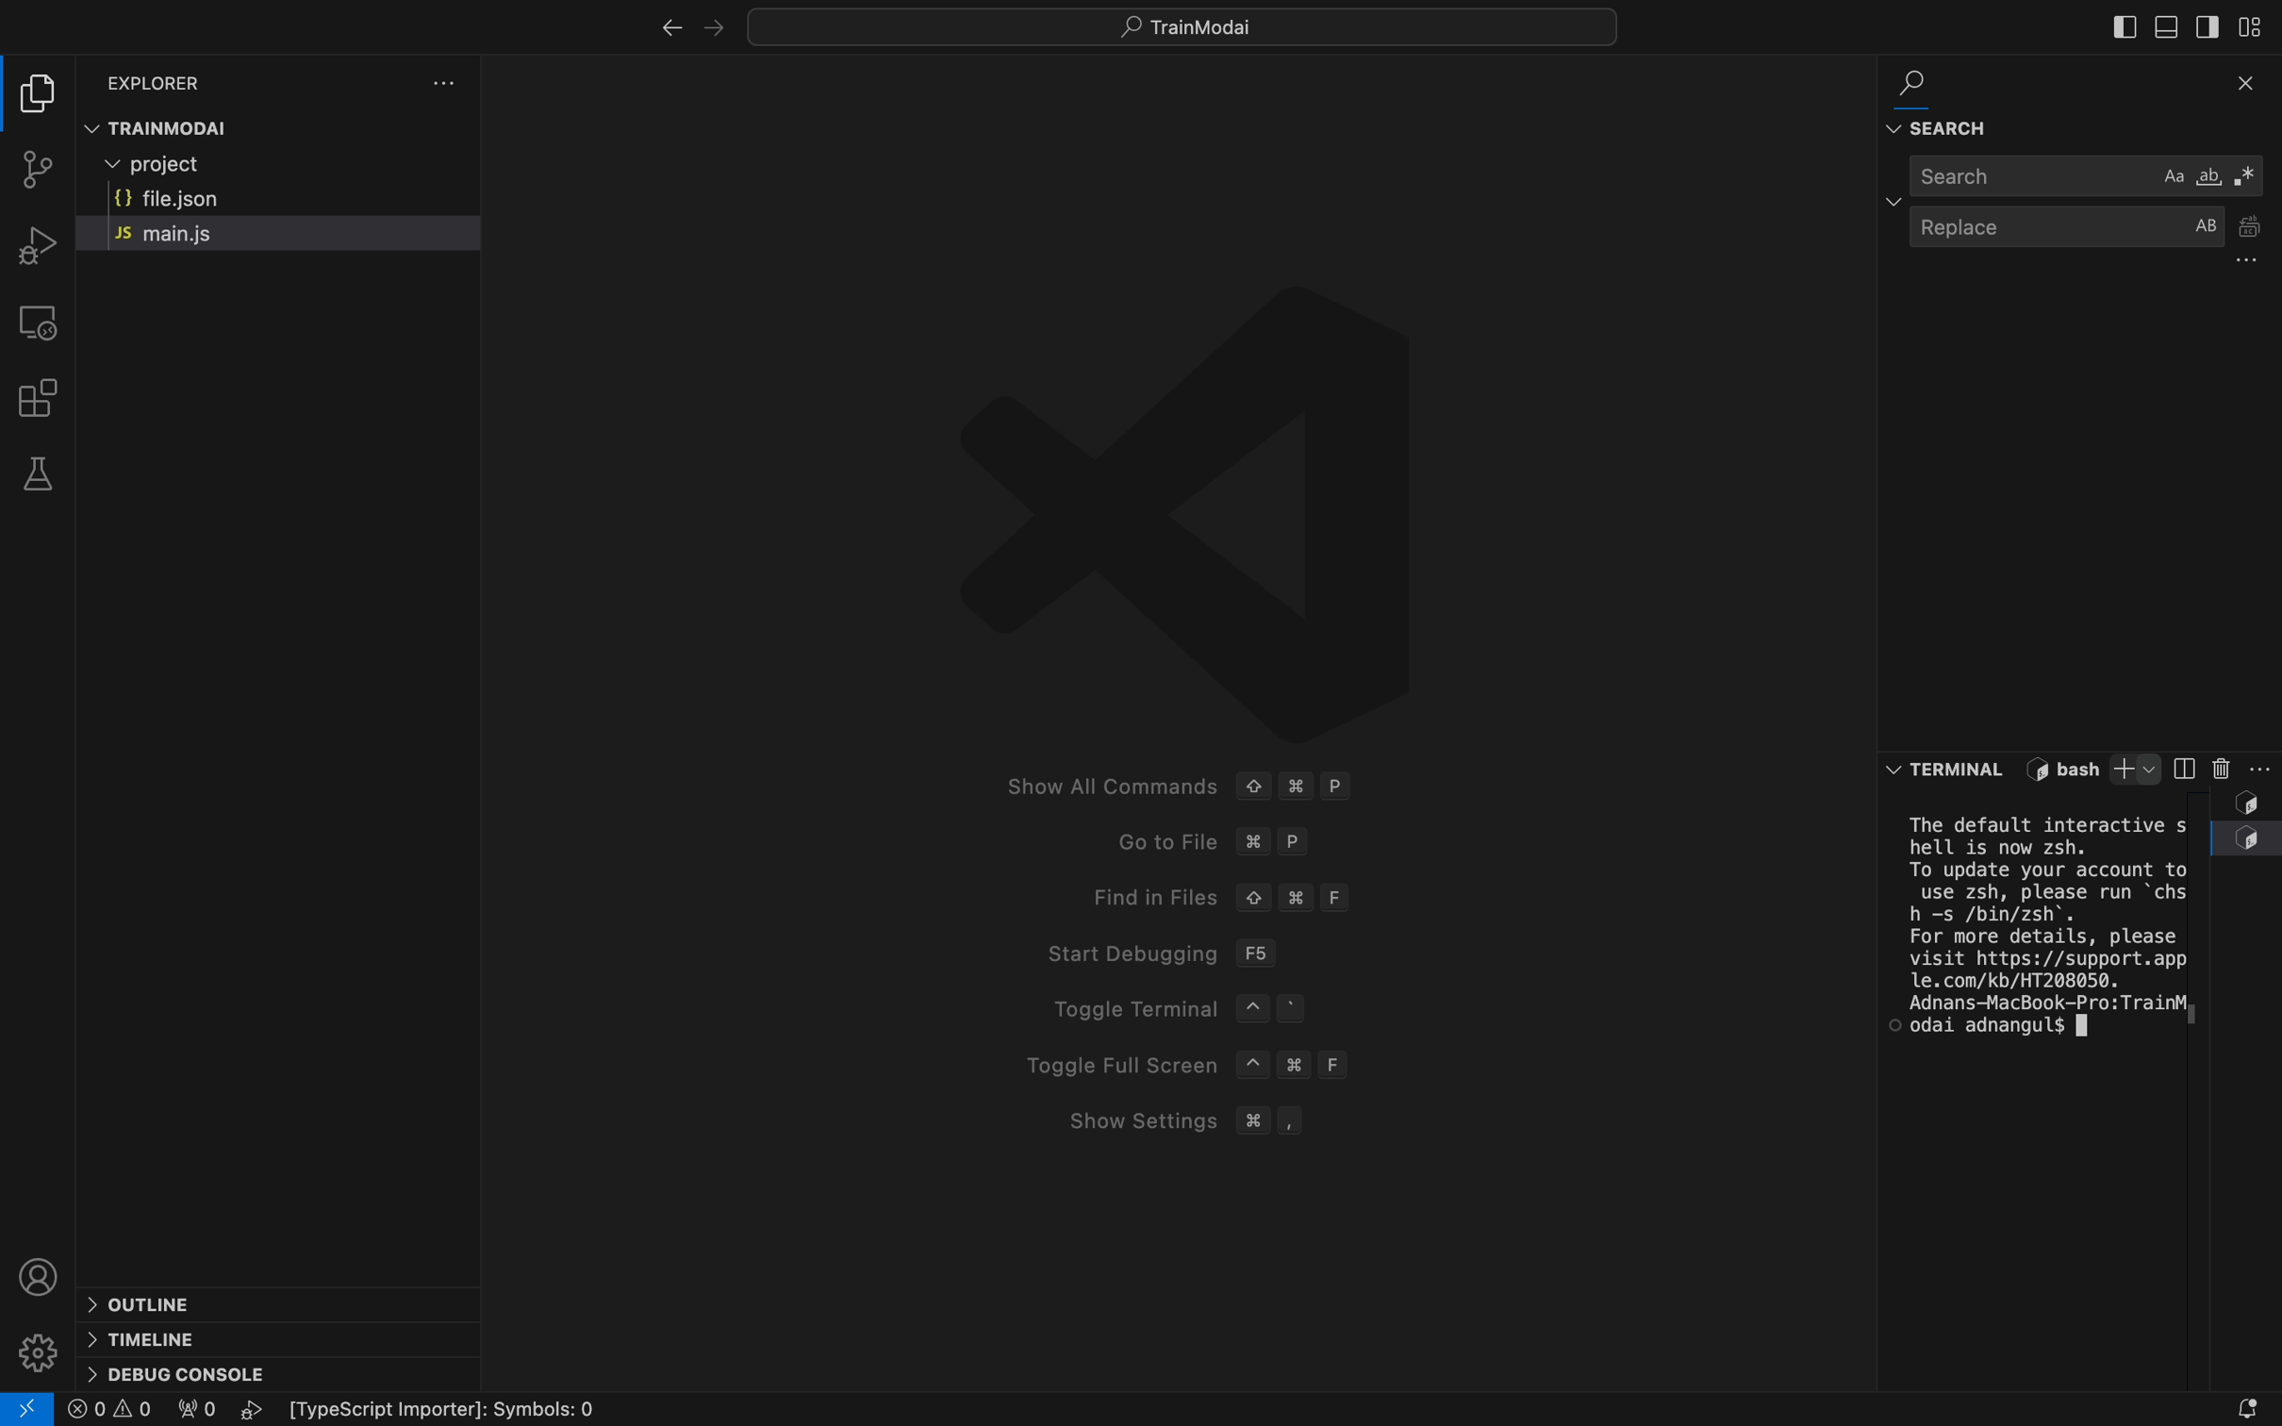 This screenshot has height=1426, width=2282. I want to click on terminal name, so click(2059, 769).